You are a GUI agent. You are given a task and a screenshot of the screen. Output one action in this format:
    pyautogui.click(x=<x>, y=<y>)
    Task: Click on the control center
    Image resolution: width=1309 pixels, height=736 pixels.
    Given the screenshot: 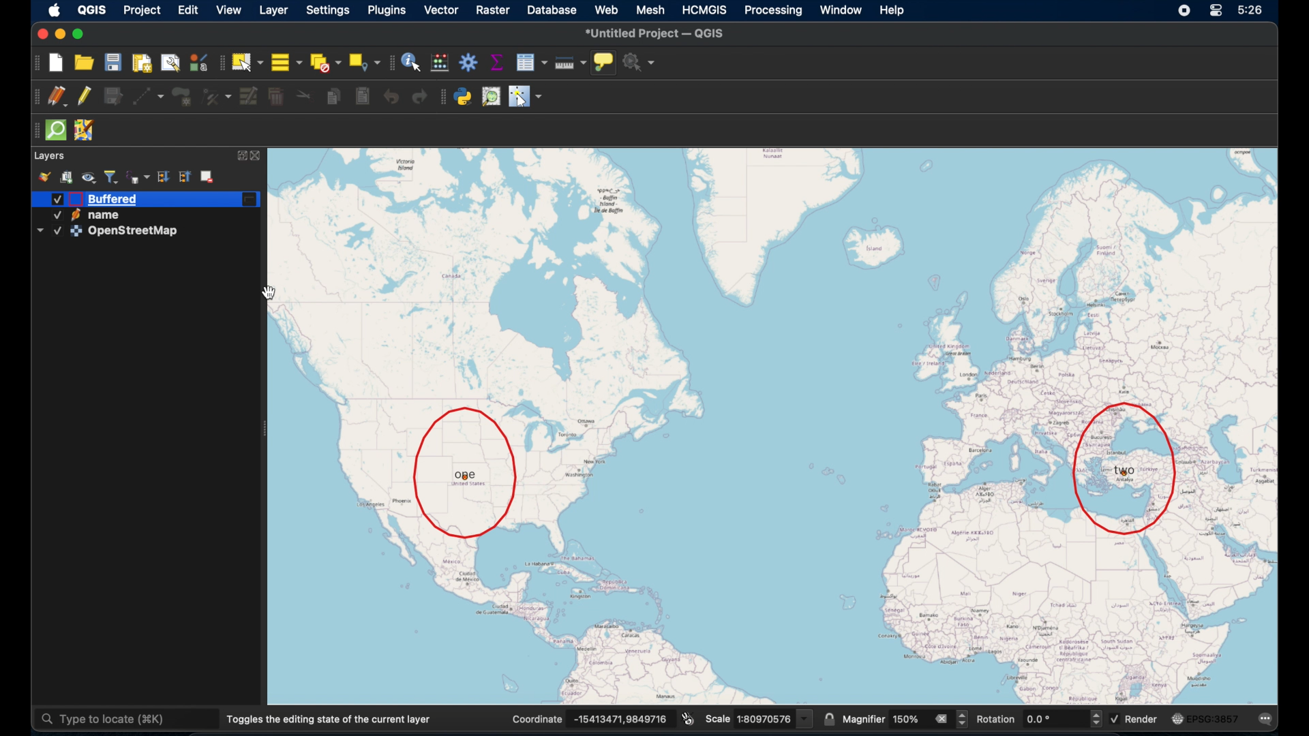 What is the action you would take?
    pyautogui.click(x=1218, y=10)
    